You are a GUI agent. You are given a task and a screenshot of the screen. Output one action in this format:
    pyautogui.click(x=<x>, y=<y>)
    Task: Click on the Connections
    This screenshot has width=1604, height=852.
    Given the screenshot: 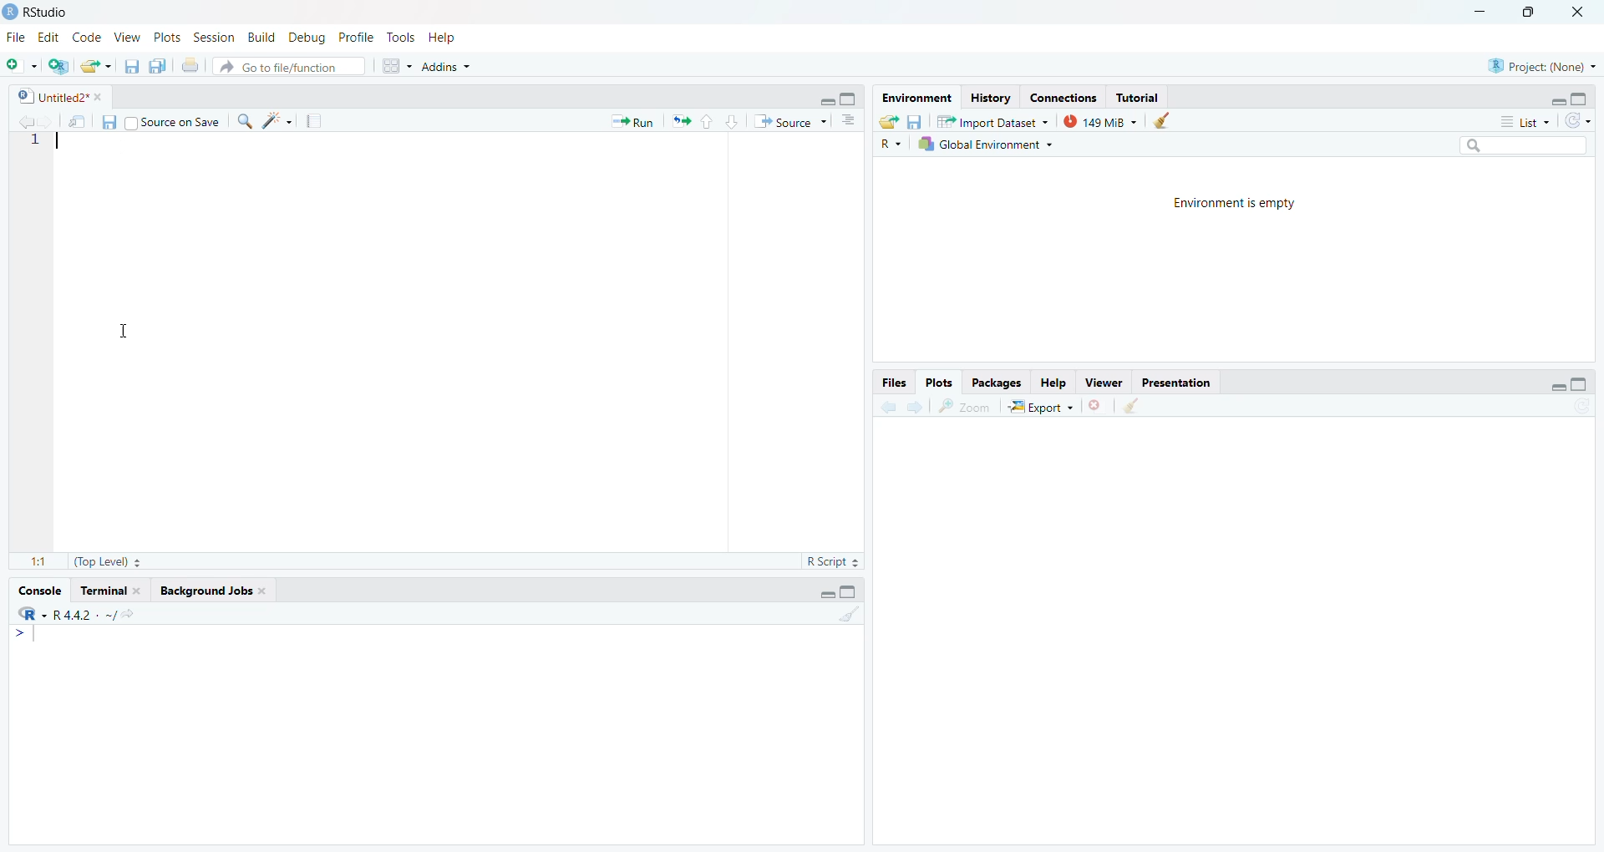 What is the action you would take?
    pyautogui.click(x=1063, y=98)
    